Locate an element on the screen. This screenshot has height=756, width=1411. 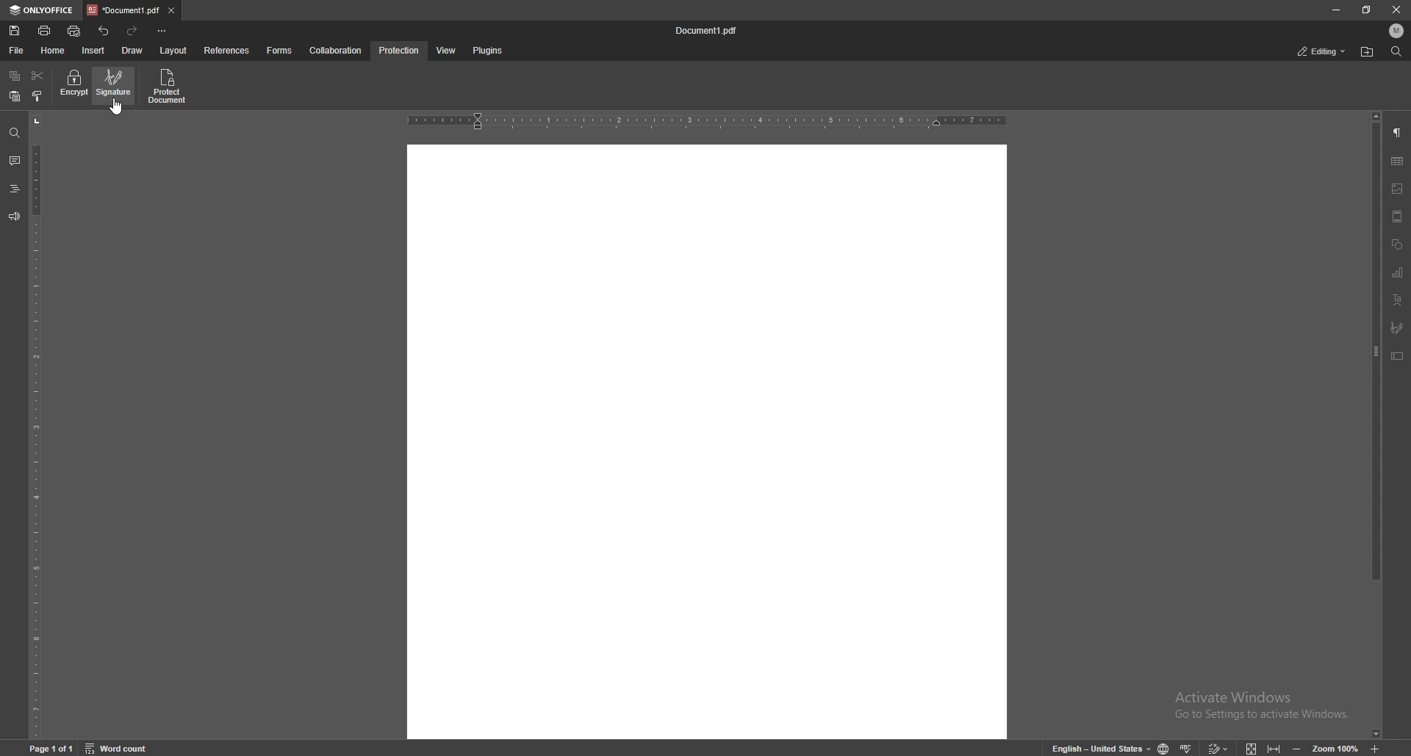
close tab is located at coordinates (172, 10).